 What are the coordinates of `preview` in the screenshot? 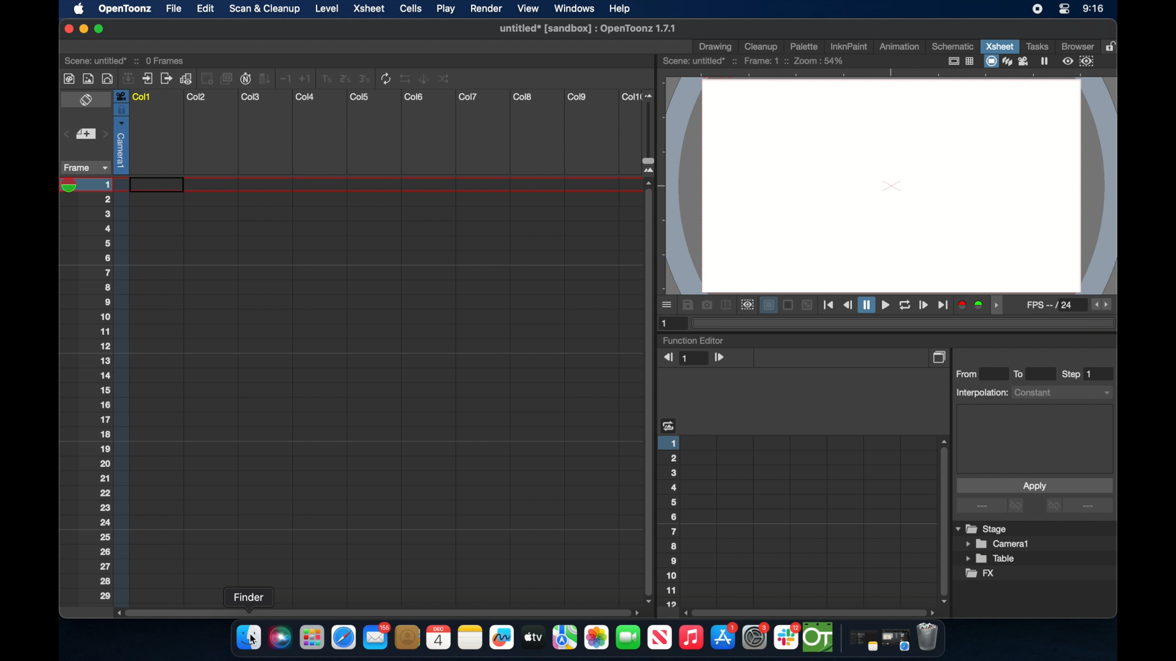 It's located at (746, 305).